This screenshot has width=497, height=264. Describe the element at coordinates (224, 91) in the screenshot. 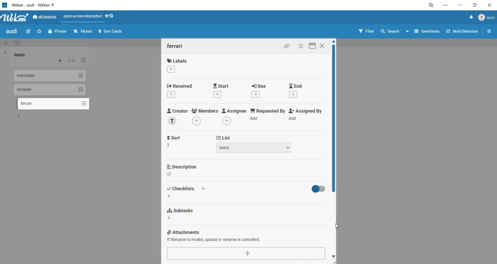

I see `start` at that location.